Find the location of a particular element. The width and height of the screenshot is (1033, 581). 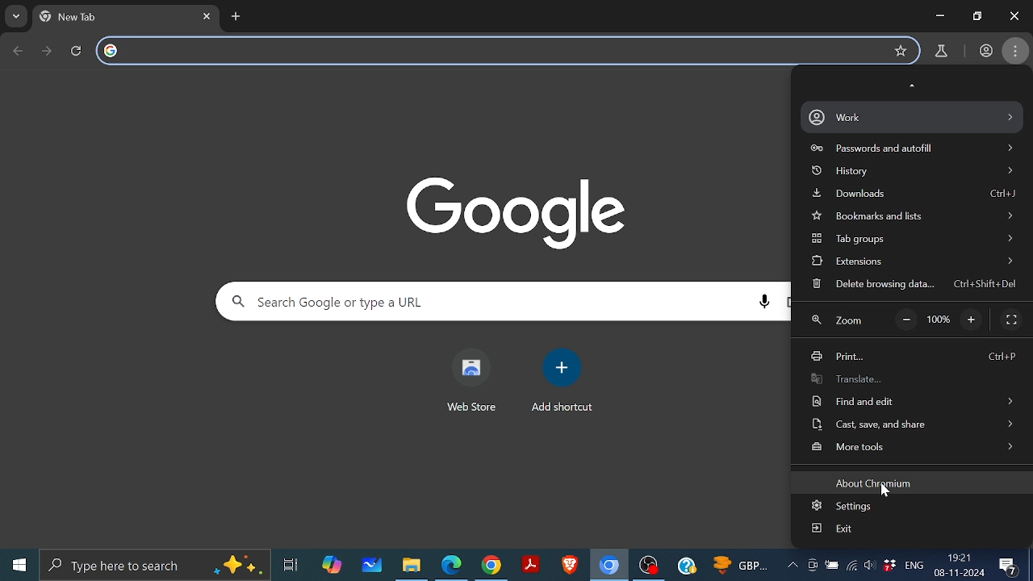

Extensions is located at coordinates (909, 260).